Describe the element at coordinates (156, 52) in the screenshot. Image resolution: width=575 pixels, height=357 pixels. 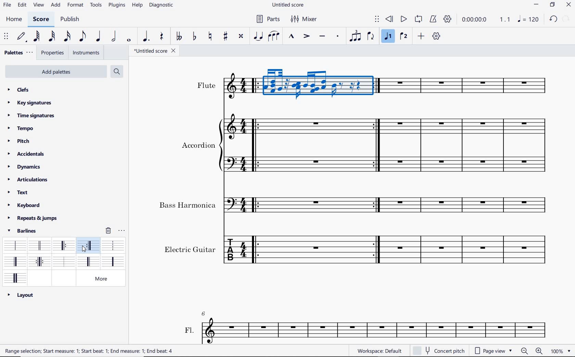
I see `file name` at that location.